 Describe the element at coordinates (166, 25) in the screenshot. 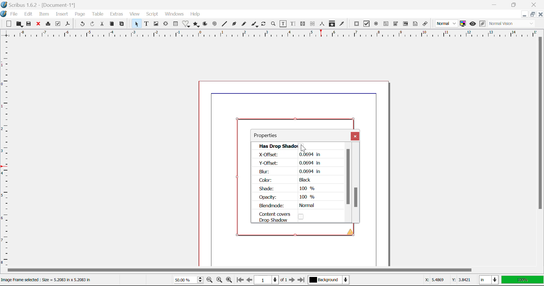

I see `Render Frame` at that location.